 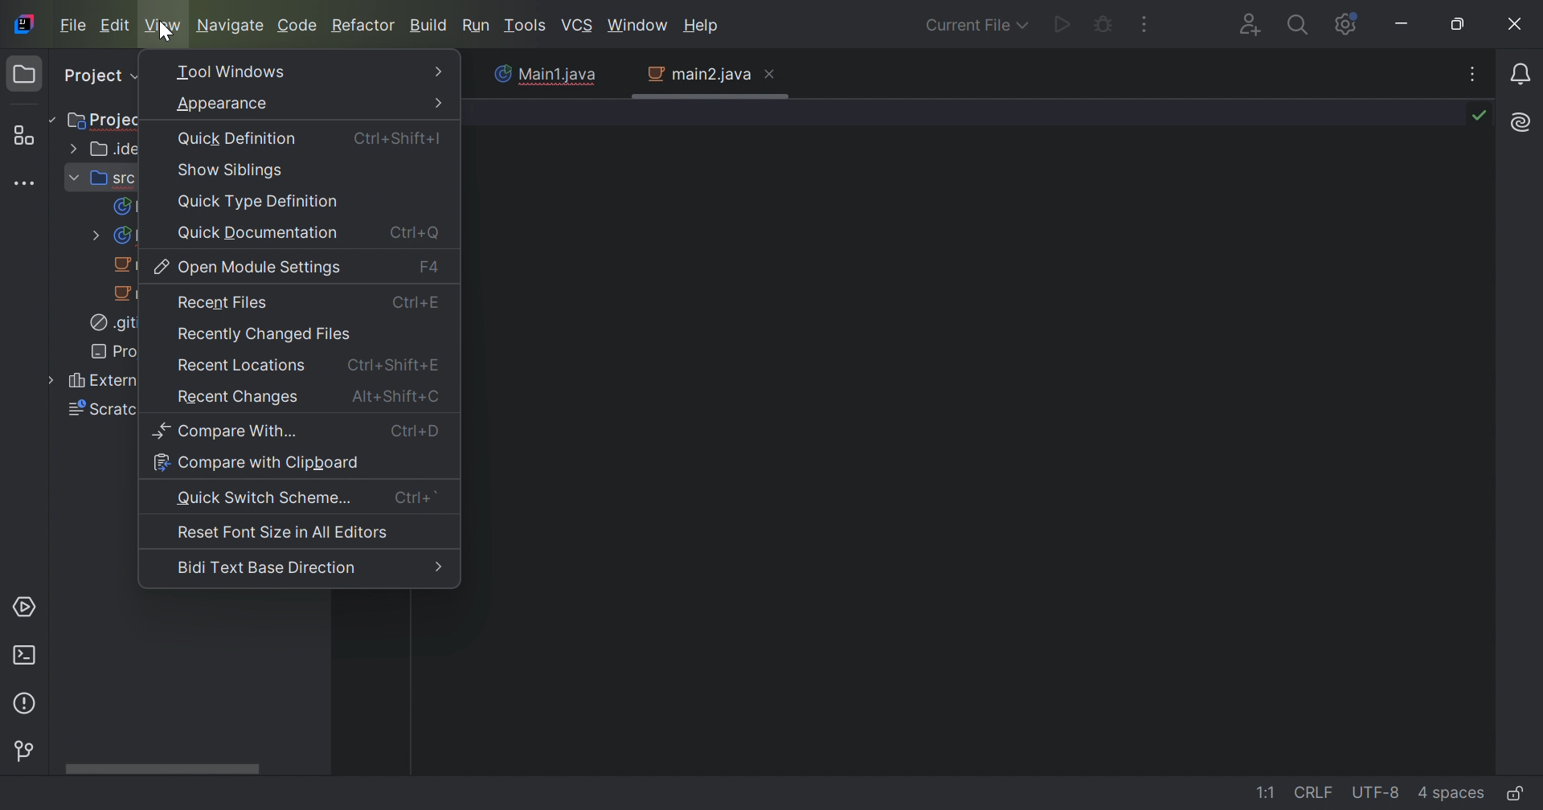 I want to click on Bidi text base direction, so click(x=265, y=568).